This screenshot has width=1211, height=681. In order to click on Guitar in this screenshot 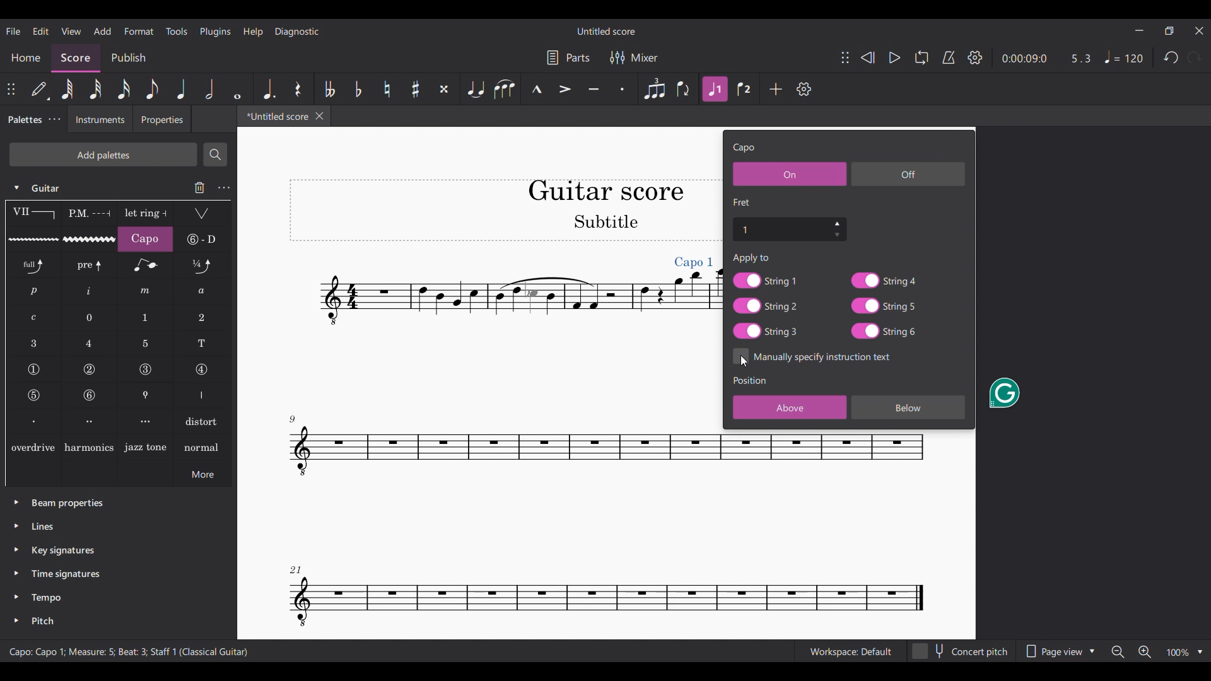, I will do `click(49, 188)`.